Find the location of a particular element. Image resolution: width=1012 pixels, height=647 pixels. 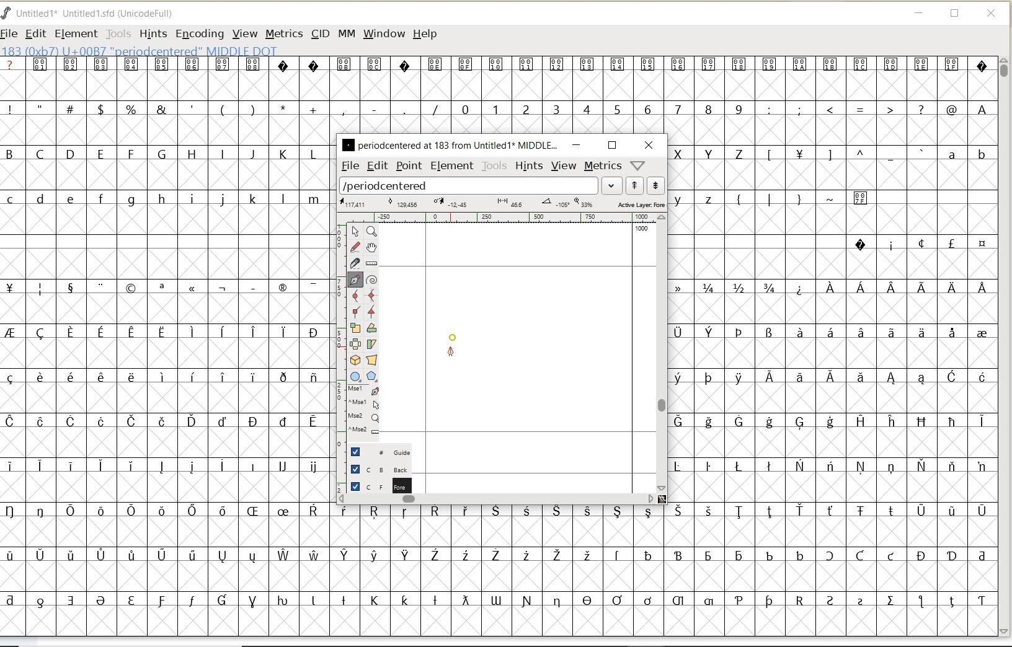

cut splines in two is located at coordinates (355, 263).